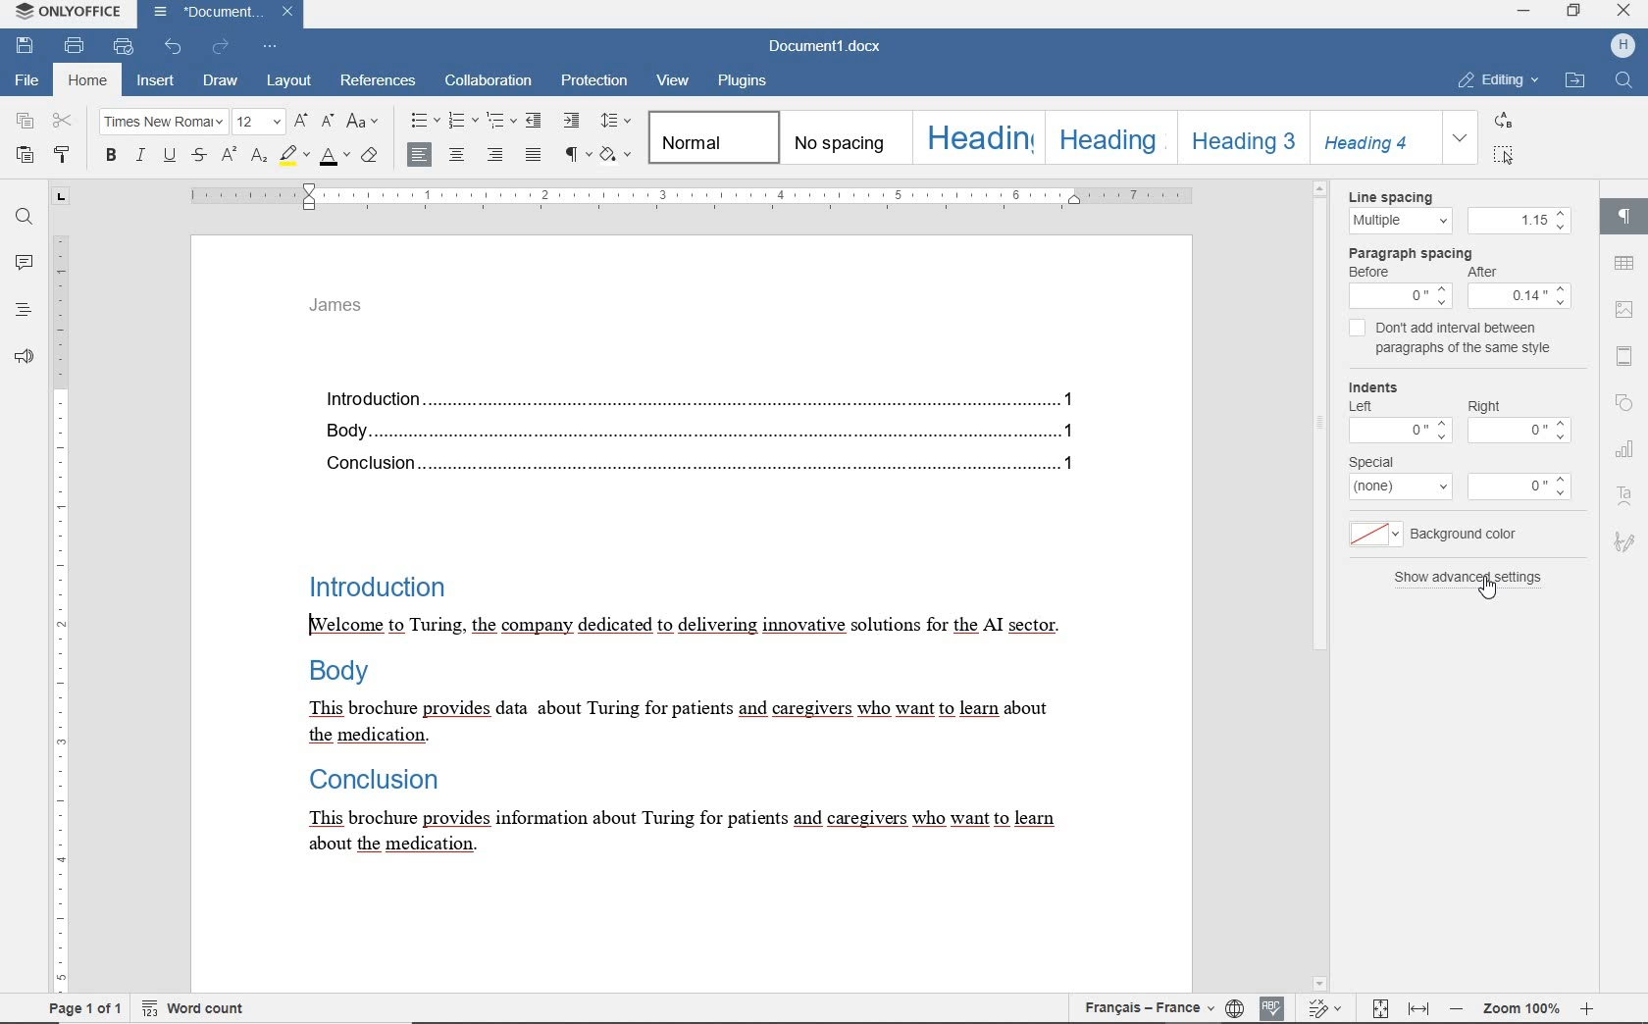  What do you see at coordinates (1576, 13) in the screenshot?
I see `restore down` at bounding box center [1576, 13].